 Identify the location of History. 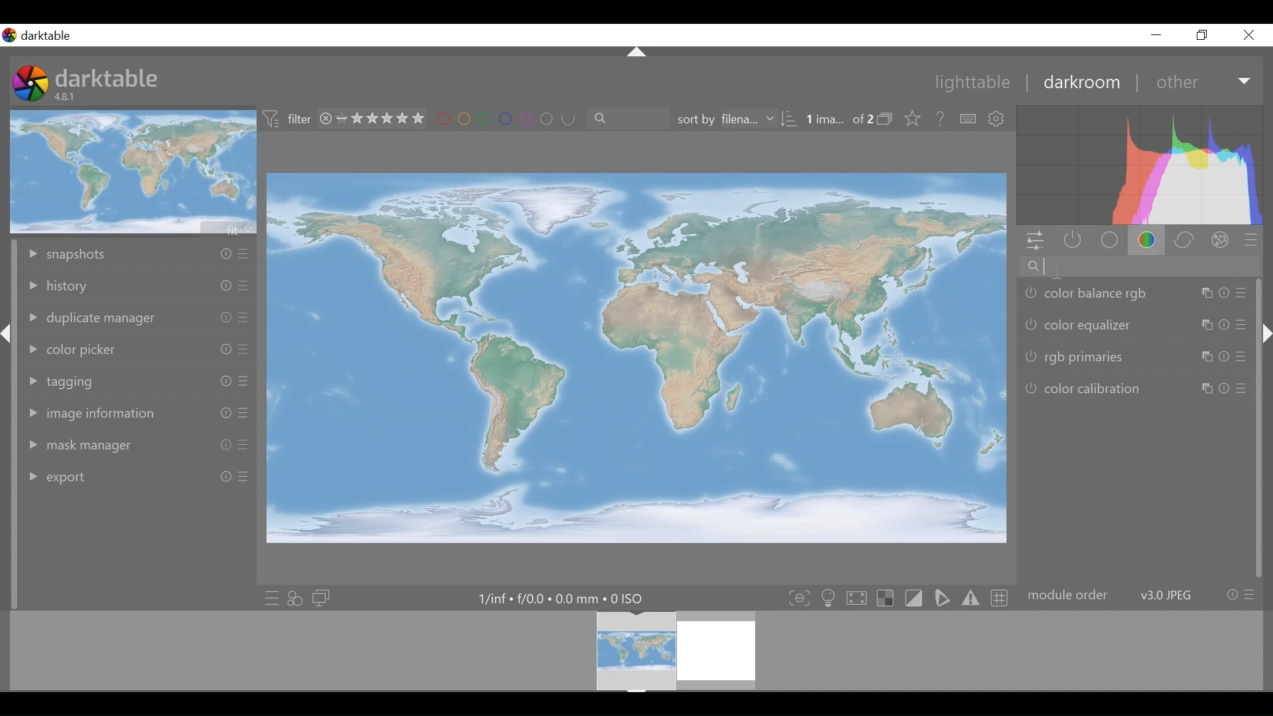
(137, 286).